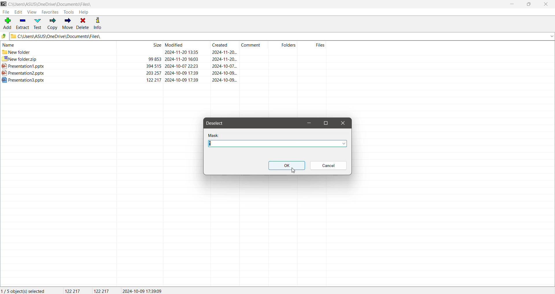 The image size is (555, 294). What do you see at coordinates (545, 5) in the screenshot?
I see `Close` at bounding box center [545, 5].